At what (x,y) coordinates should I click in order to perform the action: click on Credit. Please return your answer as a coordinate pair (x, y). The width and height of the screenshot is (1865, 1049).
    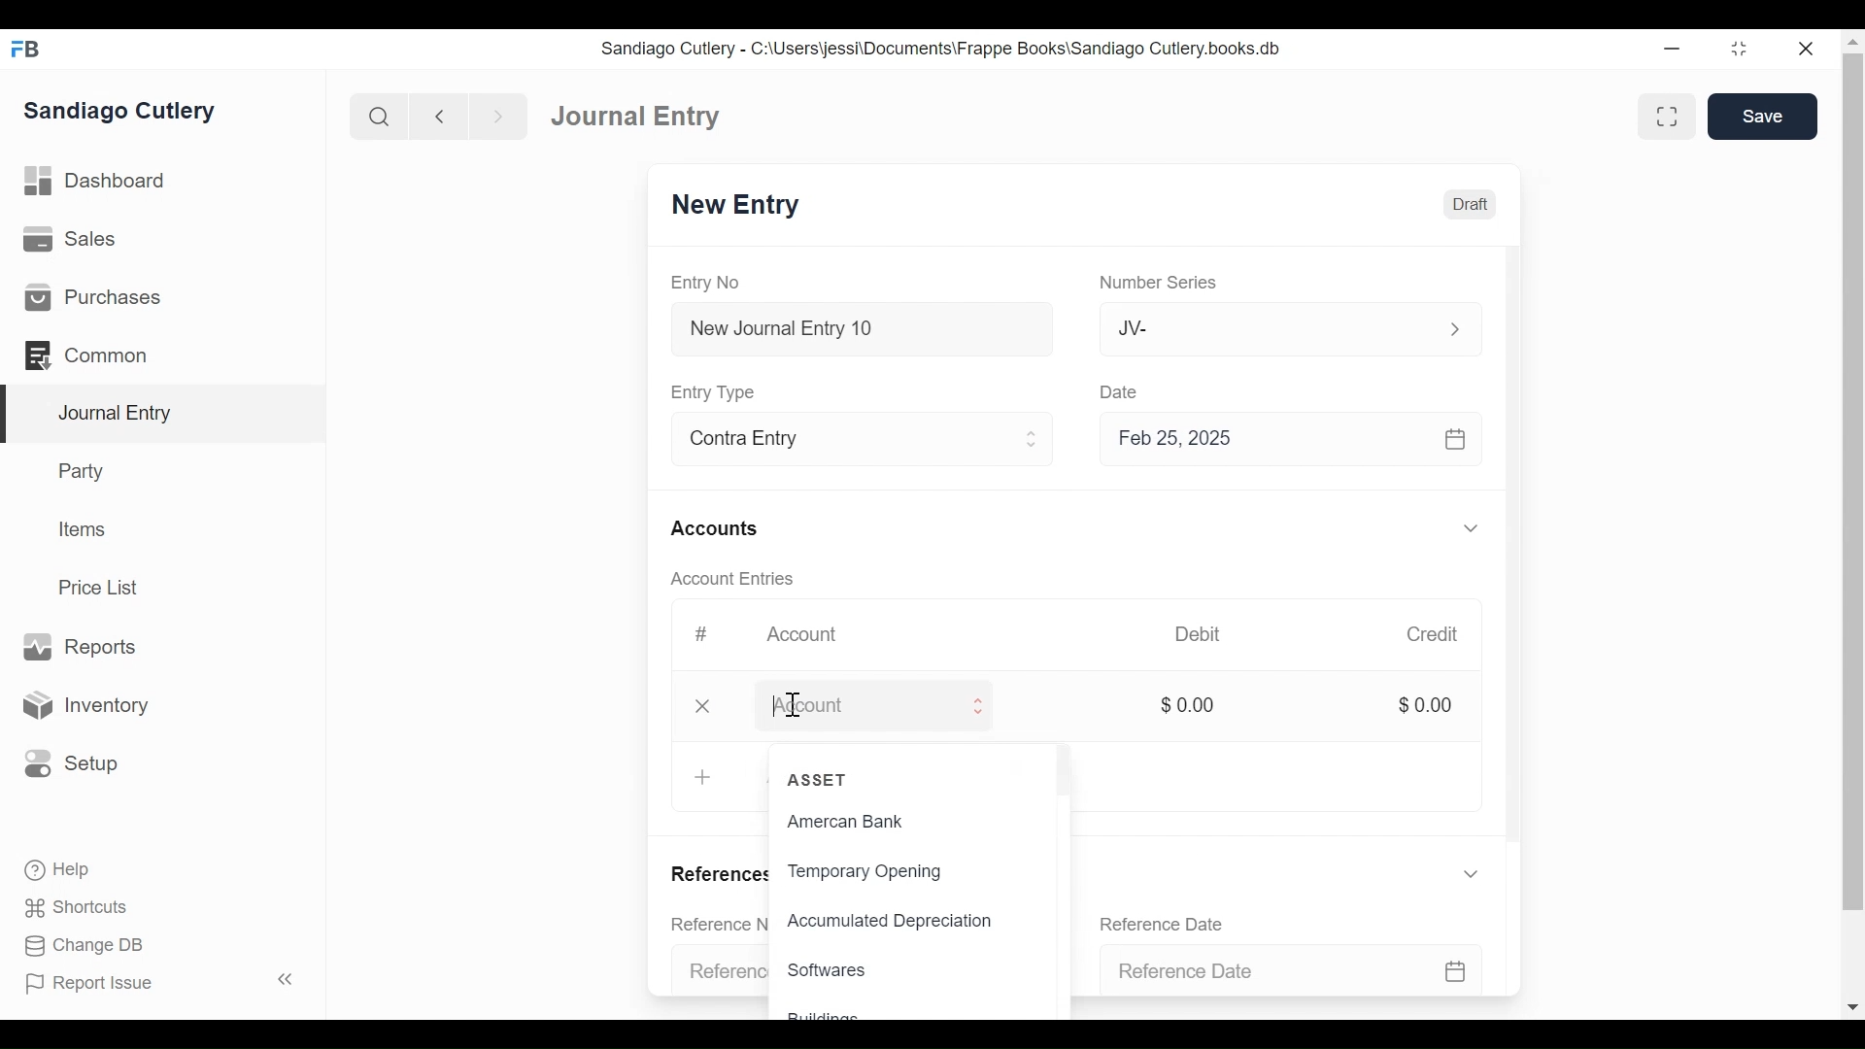
    Looking at the image, I should click on (1435, 635).